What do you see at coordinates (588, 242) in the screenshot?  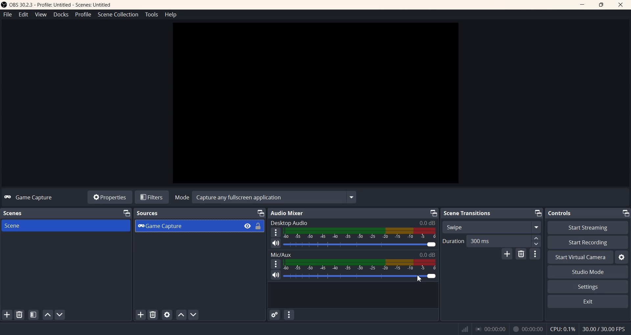 I see `Start Recording` at bounding box center [588, 242].